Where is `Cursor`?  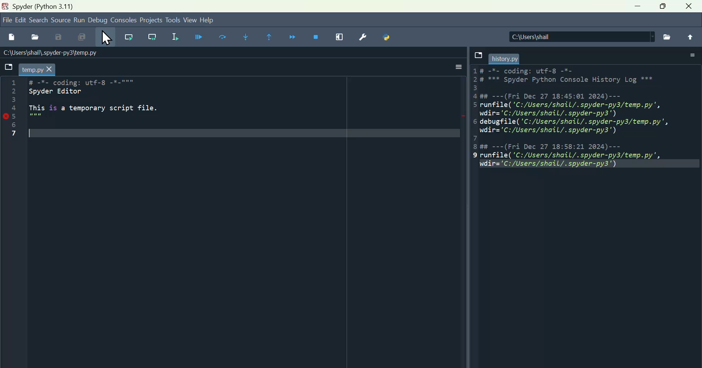
Cursor is located at coordinates (110, 38).